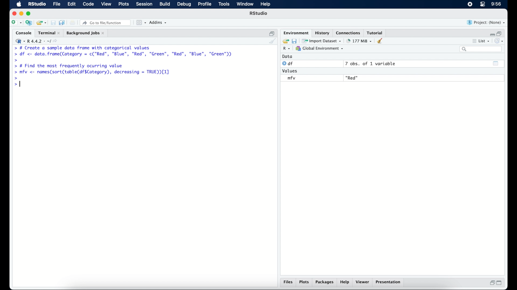 Image resolution: width=517 pixels, height=290 pixels. What do you see at coordinates (16, 78) in the screenshot?
I see `command prompt` at bounding box center [16, 78].